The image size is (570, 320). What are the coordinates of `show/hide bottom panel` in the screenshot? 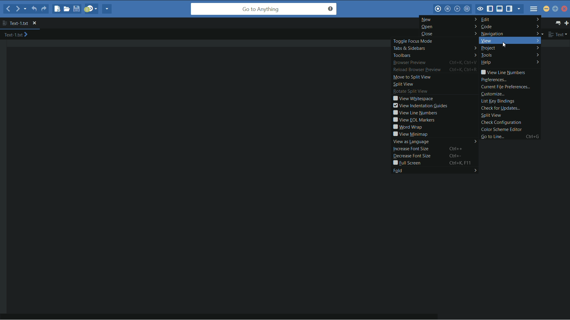 It's located at (500, 9).